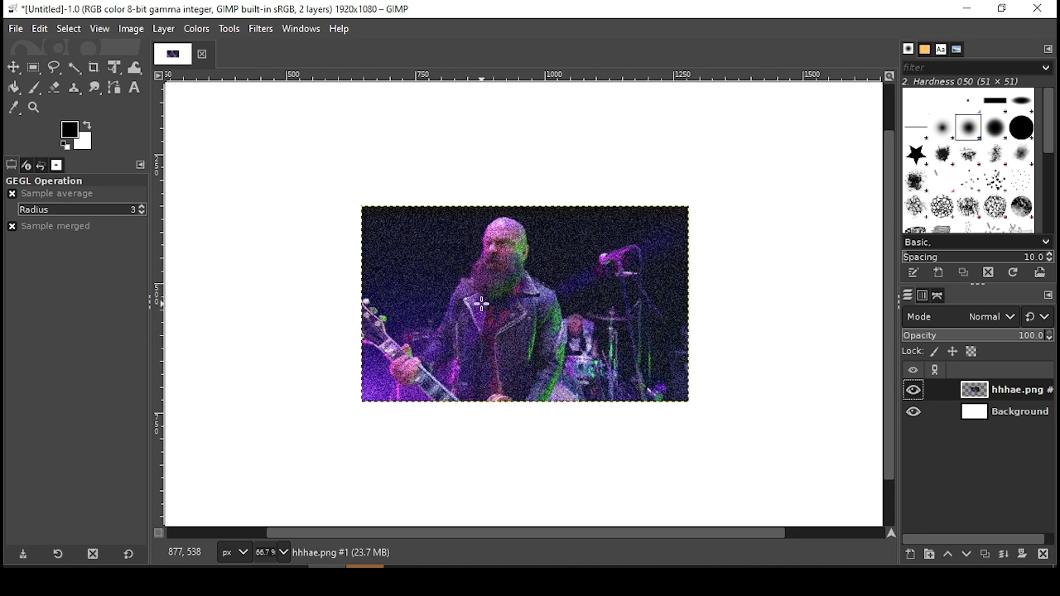 The image size is (1060, 596). I want to click on fonts, so click(941, 49).